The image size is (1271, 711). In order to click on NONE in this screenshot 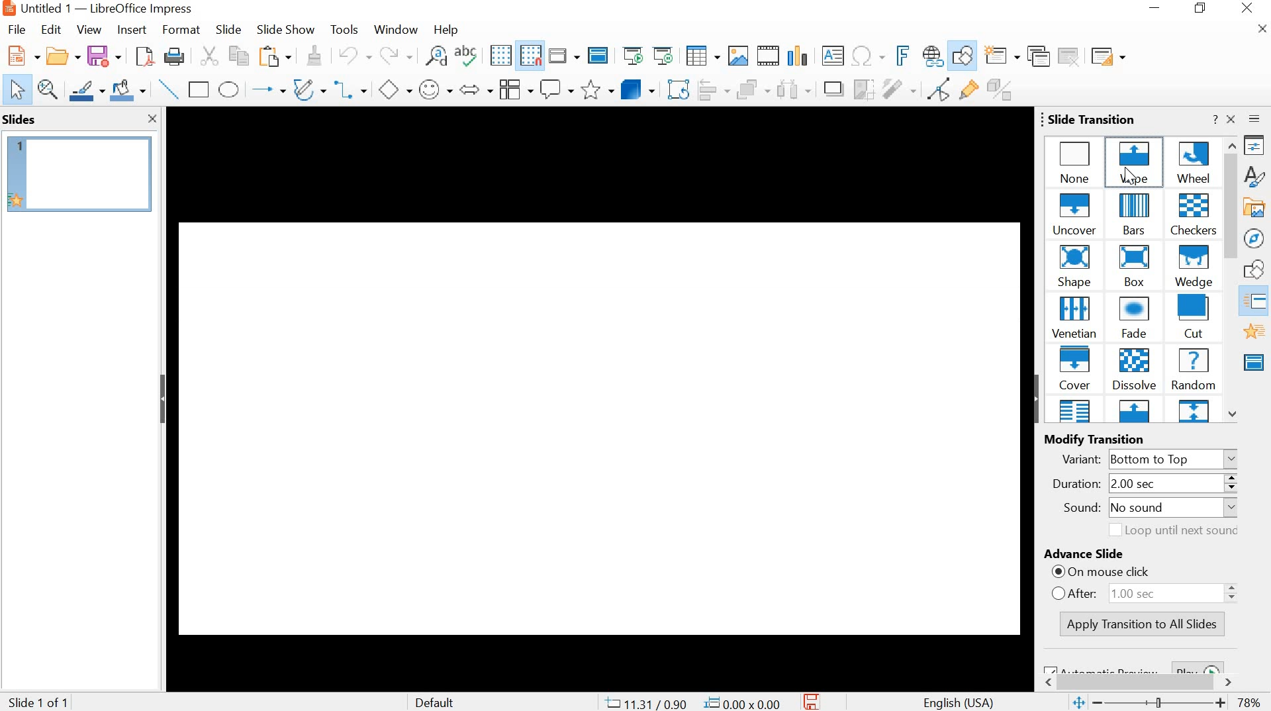, I will do `click(1076, 160)`.